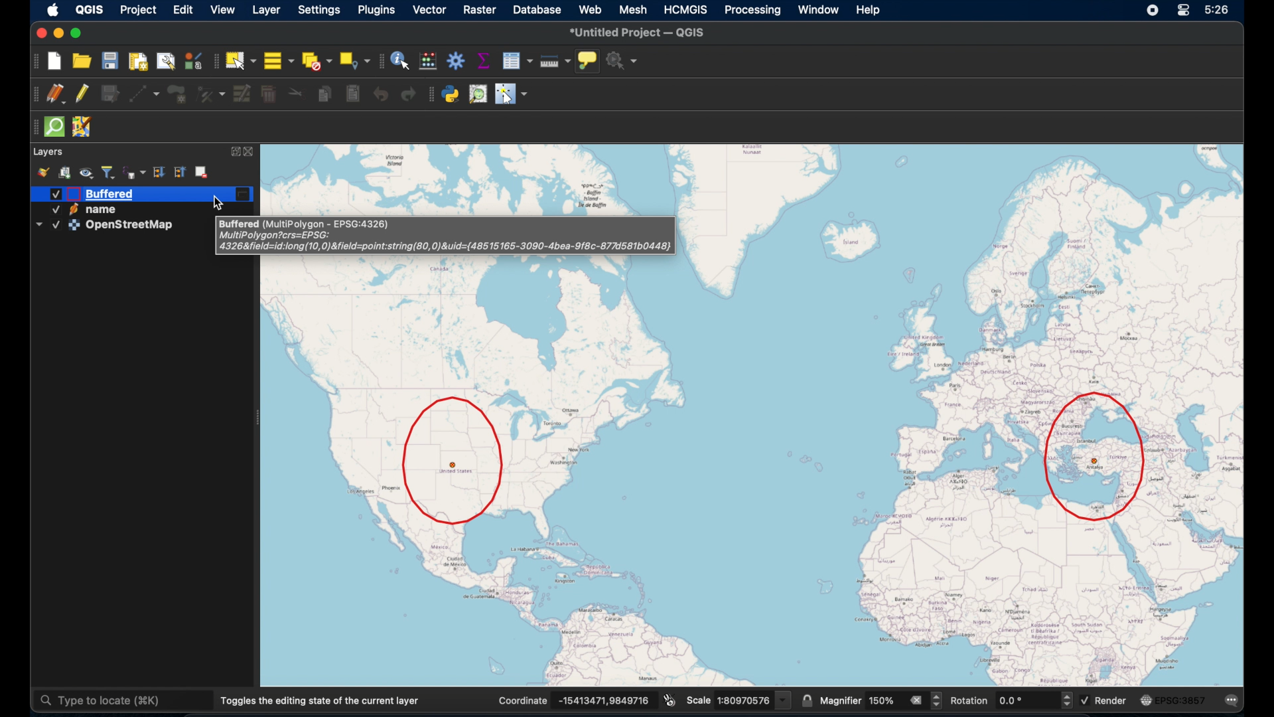 This screenshot has height=717, width=1274. What do you see at coordinates (744, 700) in the screenshot?
I see `scale vlaue` at bounding box center [744, 700].